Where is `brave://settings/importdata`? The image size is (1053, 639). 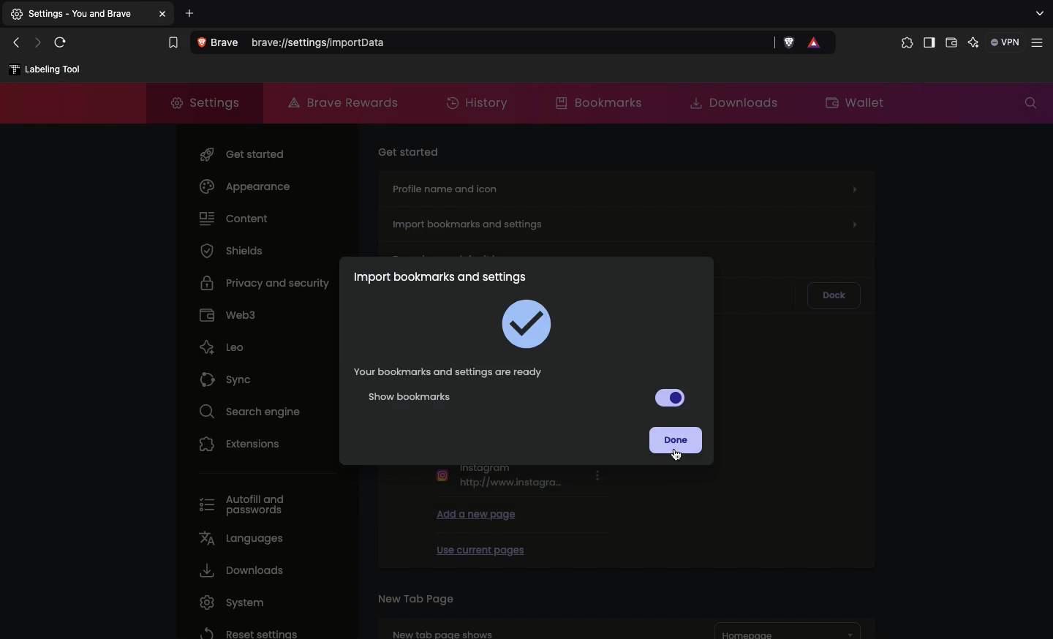
brave://settings/importdata is located at coordinates (513, 44).